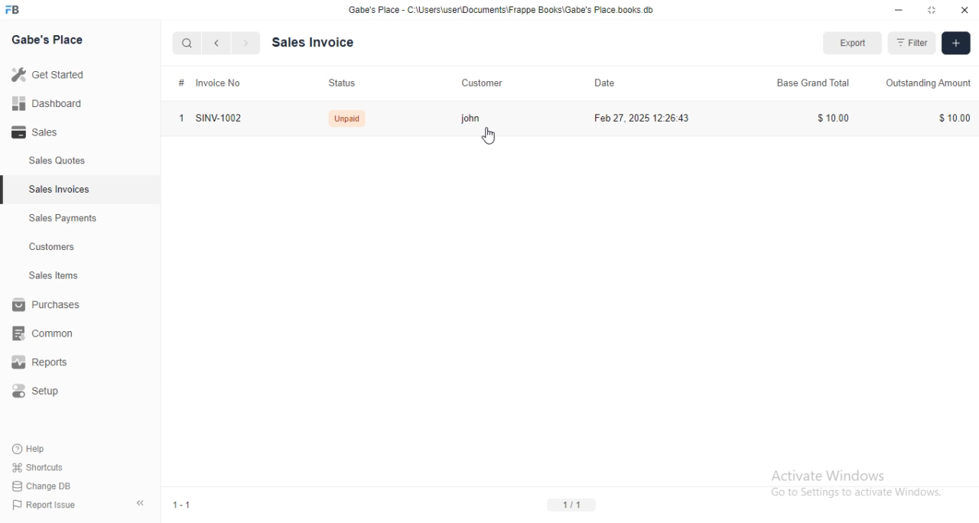  I want to click on cursor, so click(488, 136).